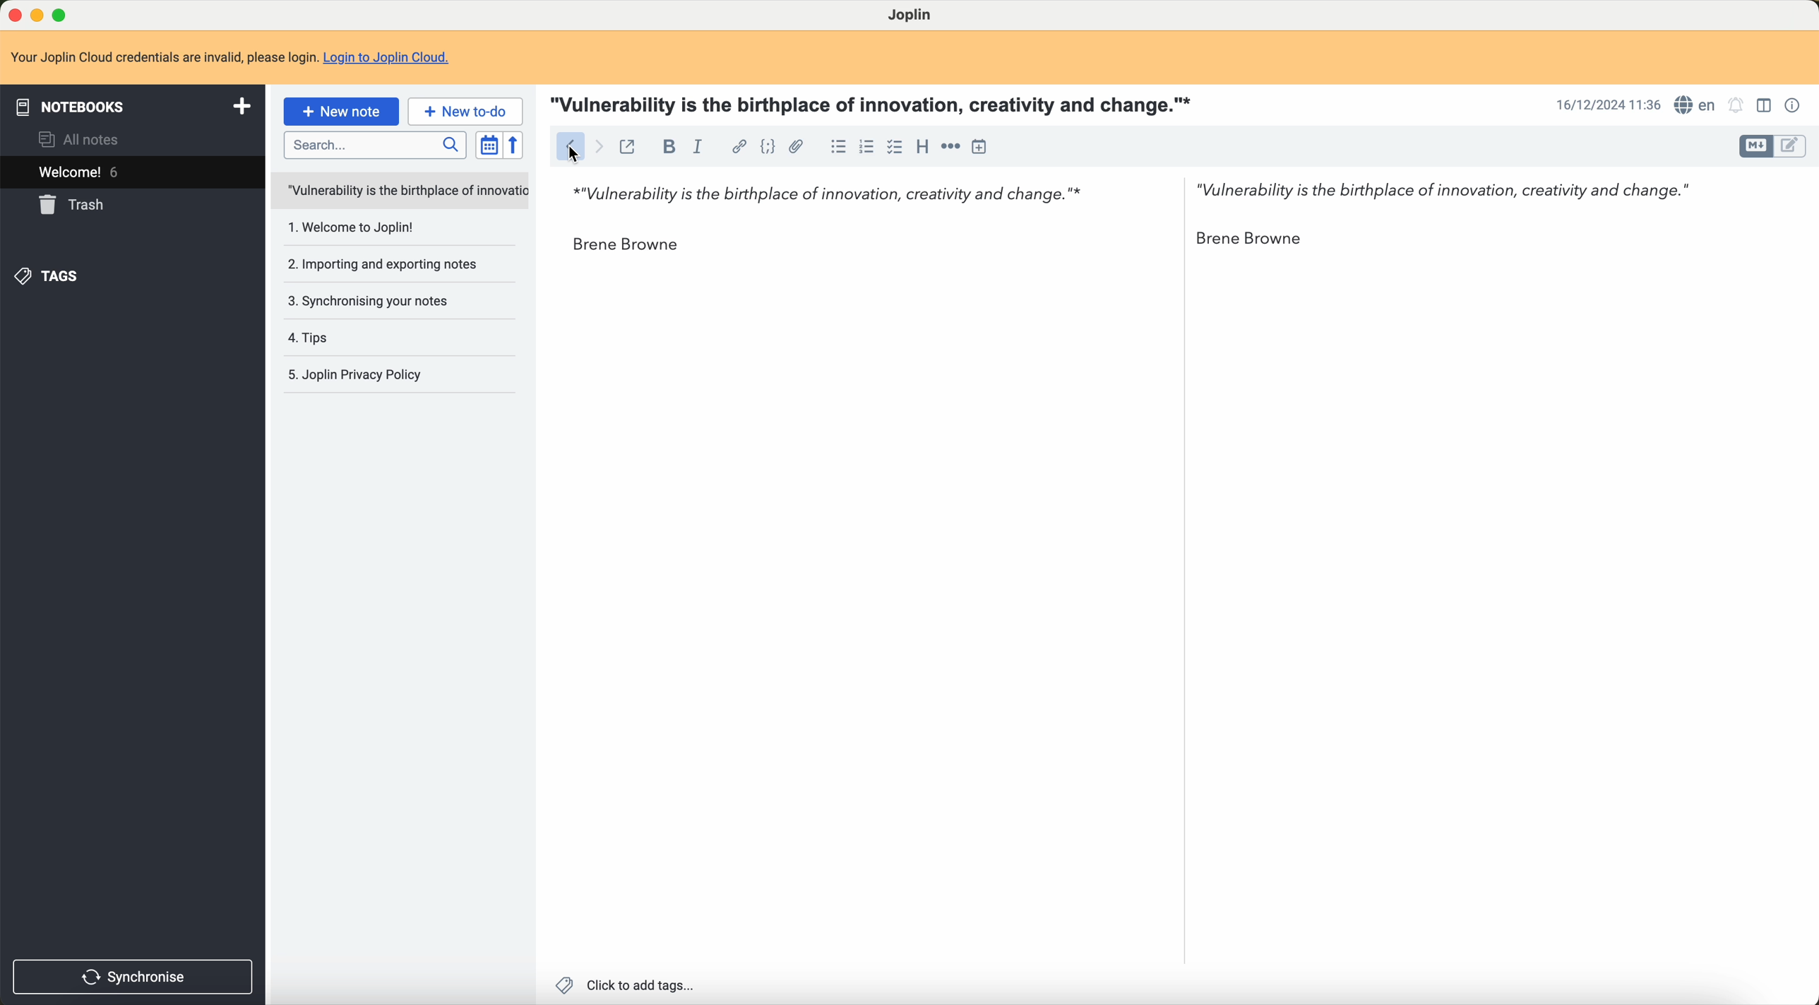 Image resolution: width=1819 pixels, height=1005 pixels. Describe the element at coordinates (799, 147) in the screenshot. I see `attach file` at that location.